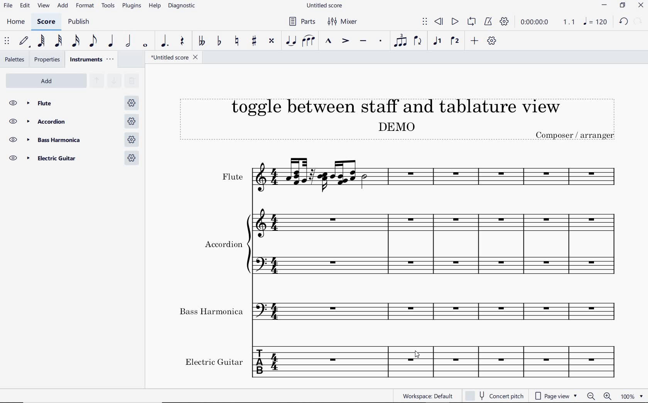 This screenshot has width=648, height=403. I want to click on rest, so click(181, 41).